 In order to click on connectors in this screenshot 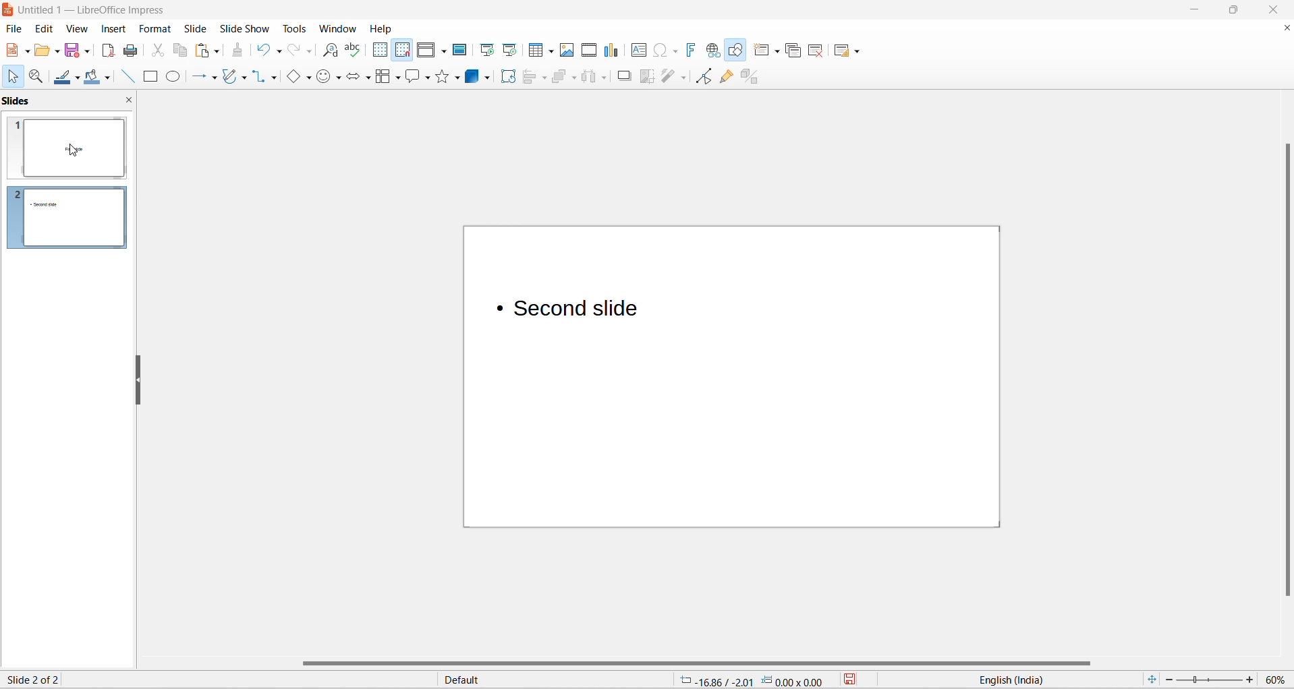, I will do `click(259, 78)`.